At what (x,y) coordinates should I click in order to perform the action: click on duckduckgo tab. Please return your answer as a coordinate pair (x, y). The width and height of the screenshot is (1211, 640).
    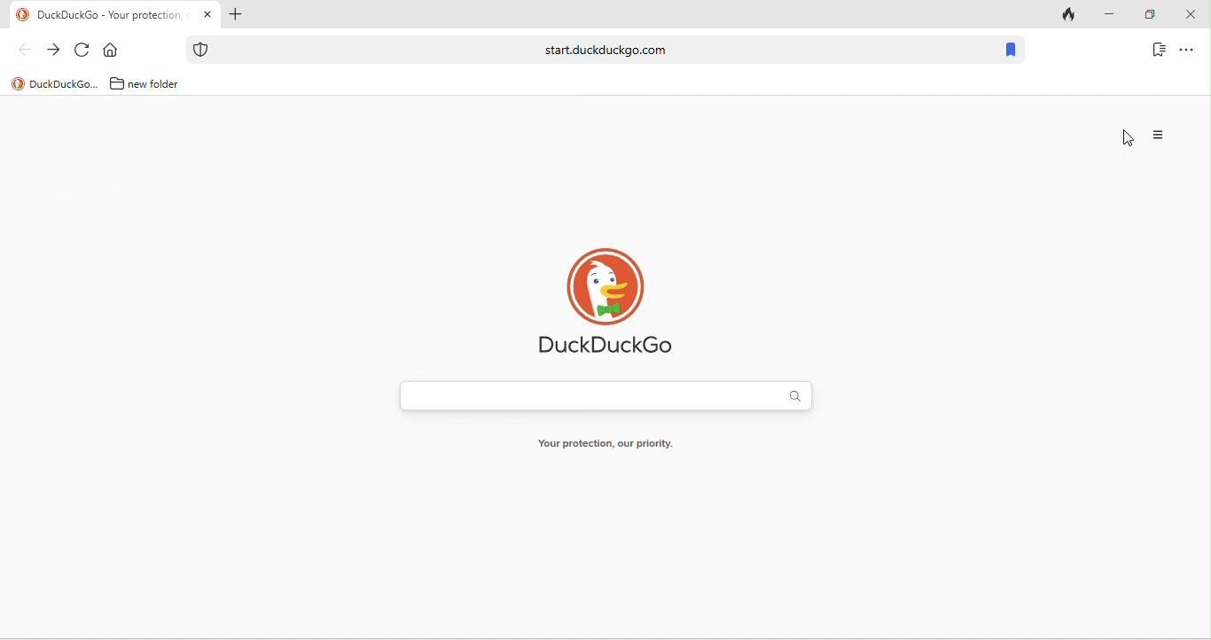
    Looking at the image, I should click on (104, 14).